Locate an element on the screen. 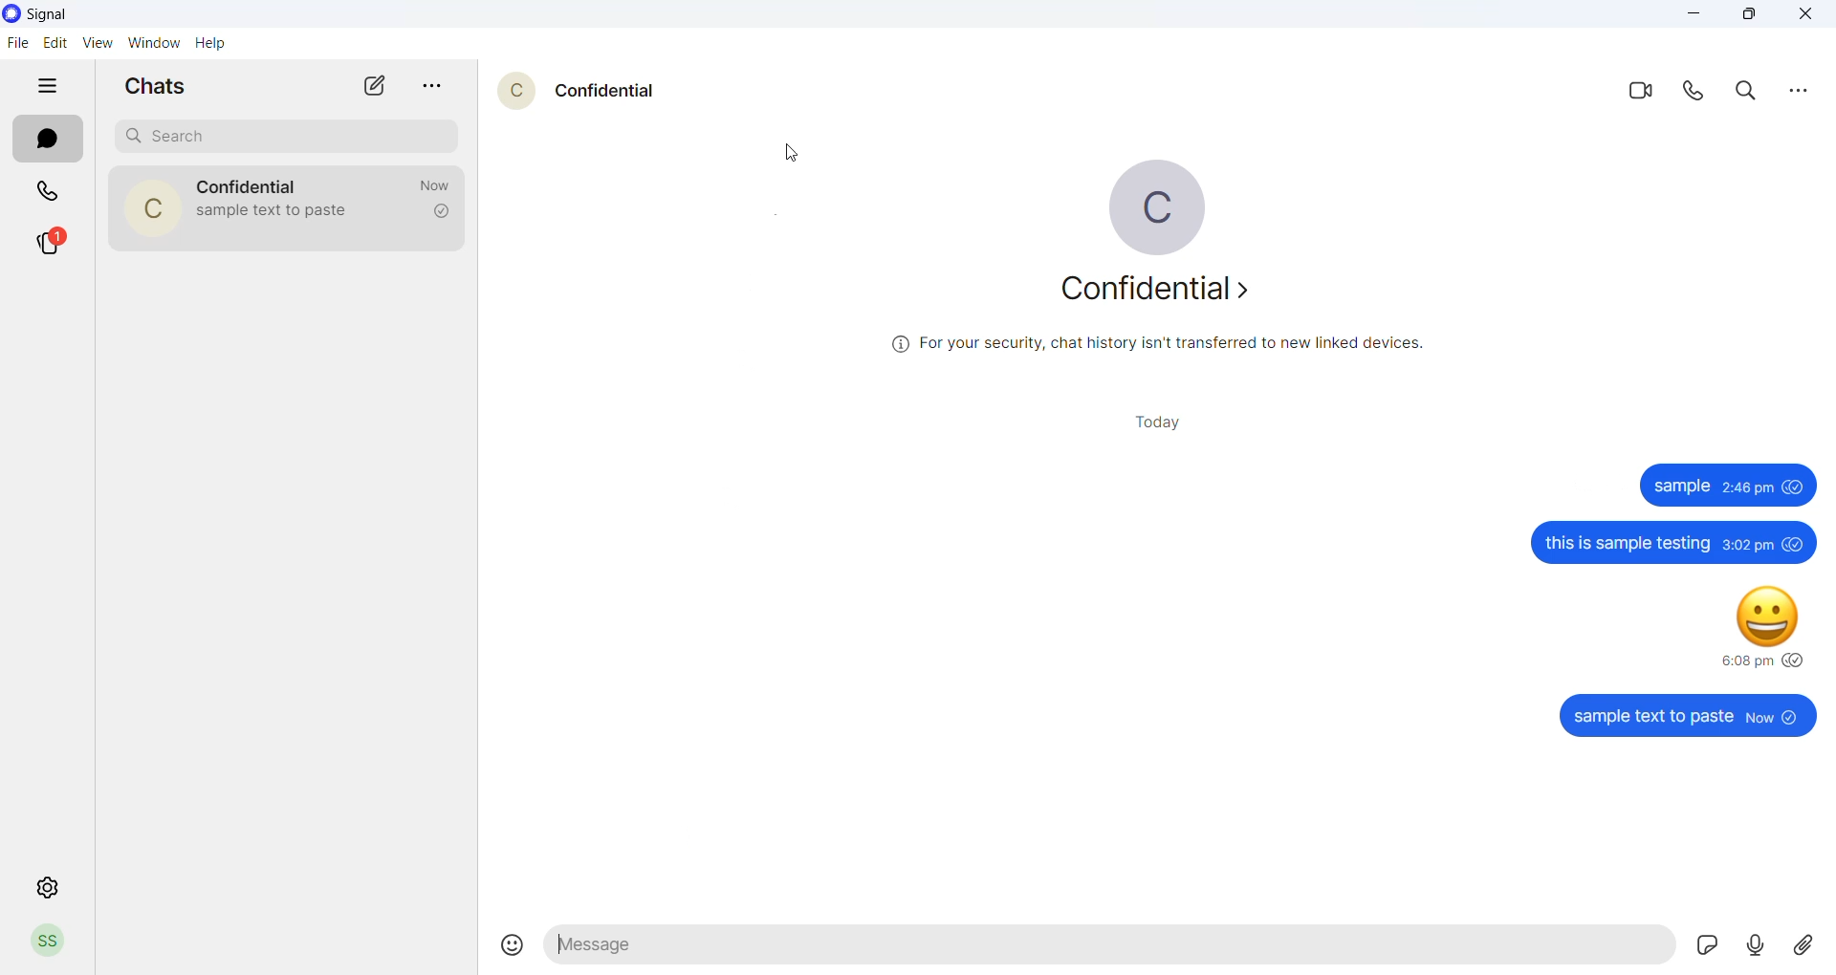 This screenshot has height=975, width=1836. sample text to paste is located at coordinates (1682, 716).